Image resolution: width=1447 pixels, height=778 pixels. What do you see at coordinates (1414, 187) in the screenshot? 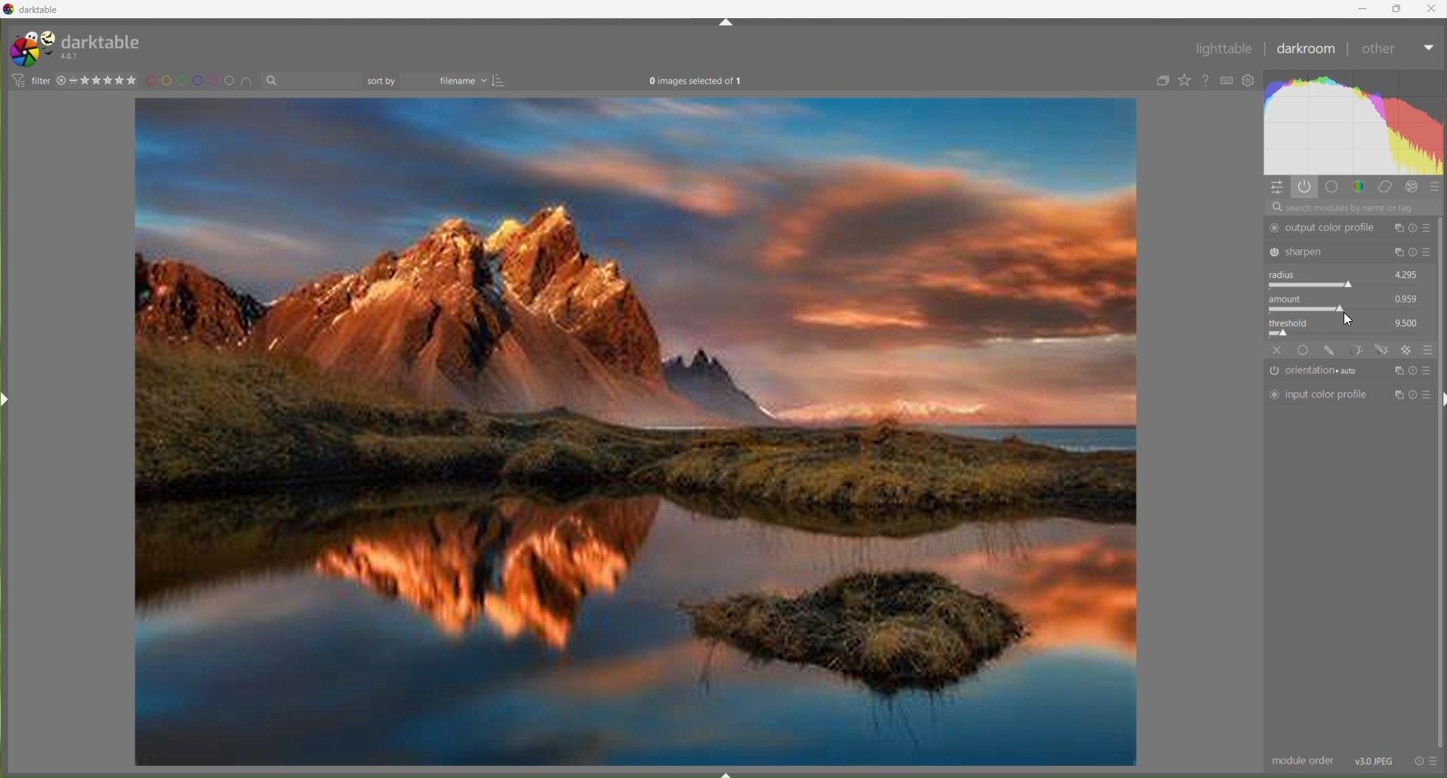
I see `Effects` at bounding box center [1414, 187].